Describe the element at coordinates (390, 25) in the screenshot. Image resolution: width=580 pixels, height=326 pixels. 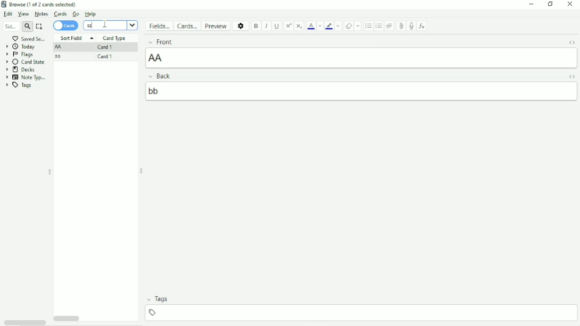
I see `Alignment` at that location.